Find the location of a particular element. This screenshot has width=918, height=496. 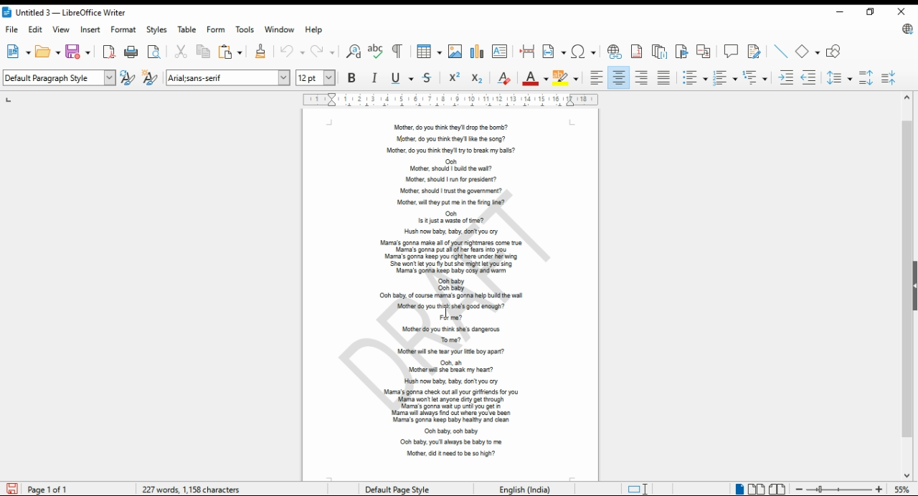

minimize is located at coordinates (841, 11).